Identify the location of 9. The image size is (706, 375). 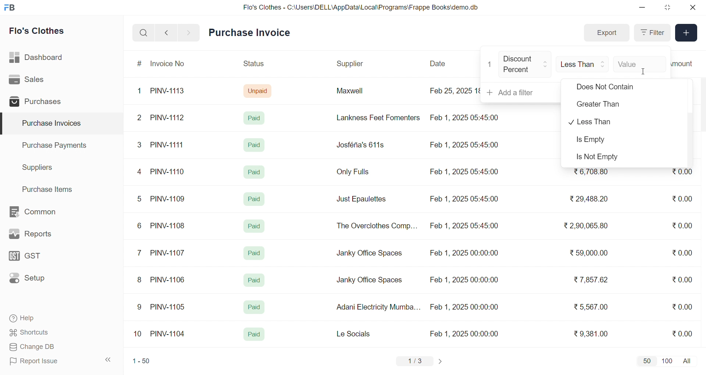
(140, 307).